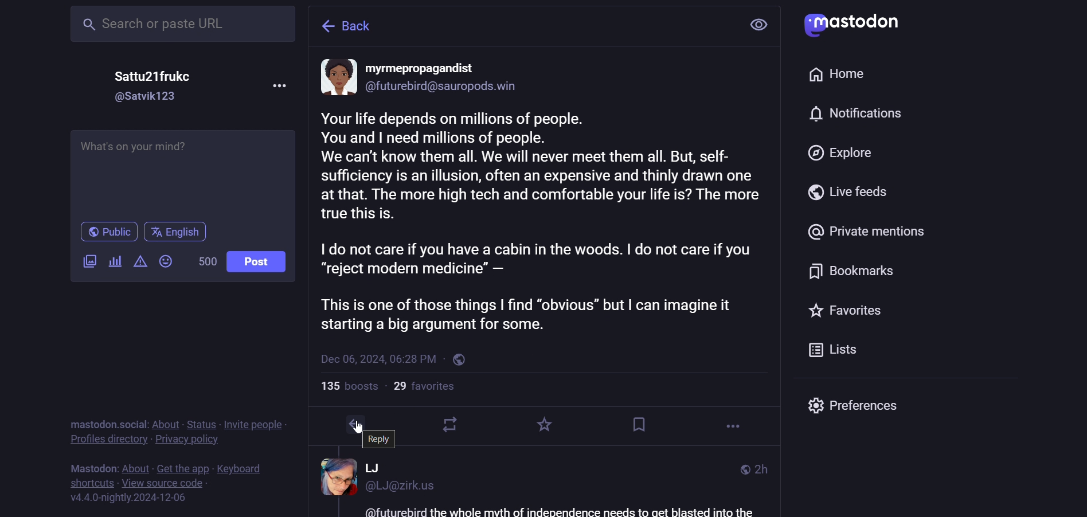  I want to click on version, so click(132, 498).